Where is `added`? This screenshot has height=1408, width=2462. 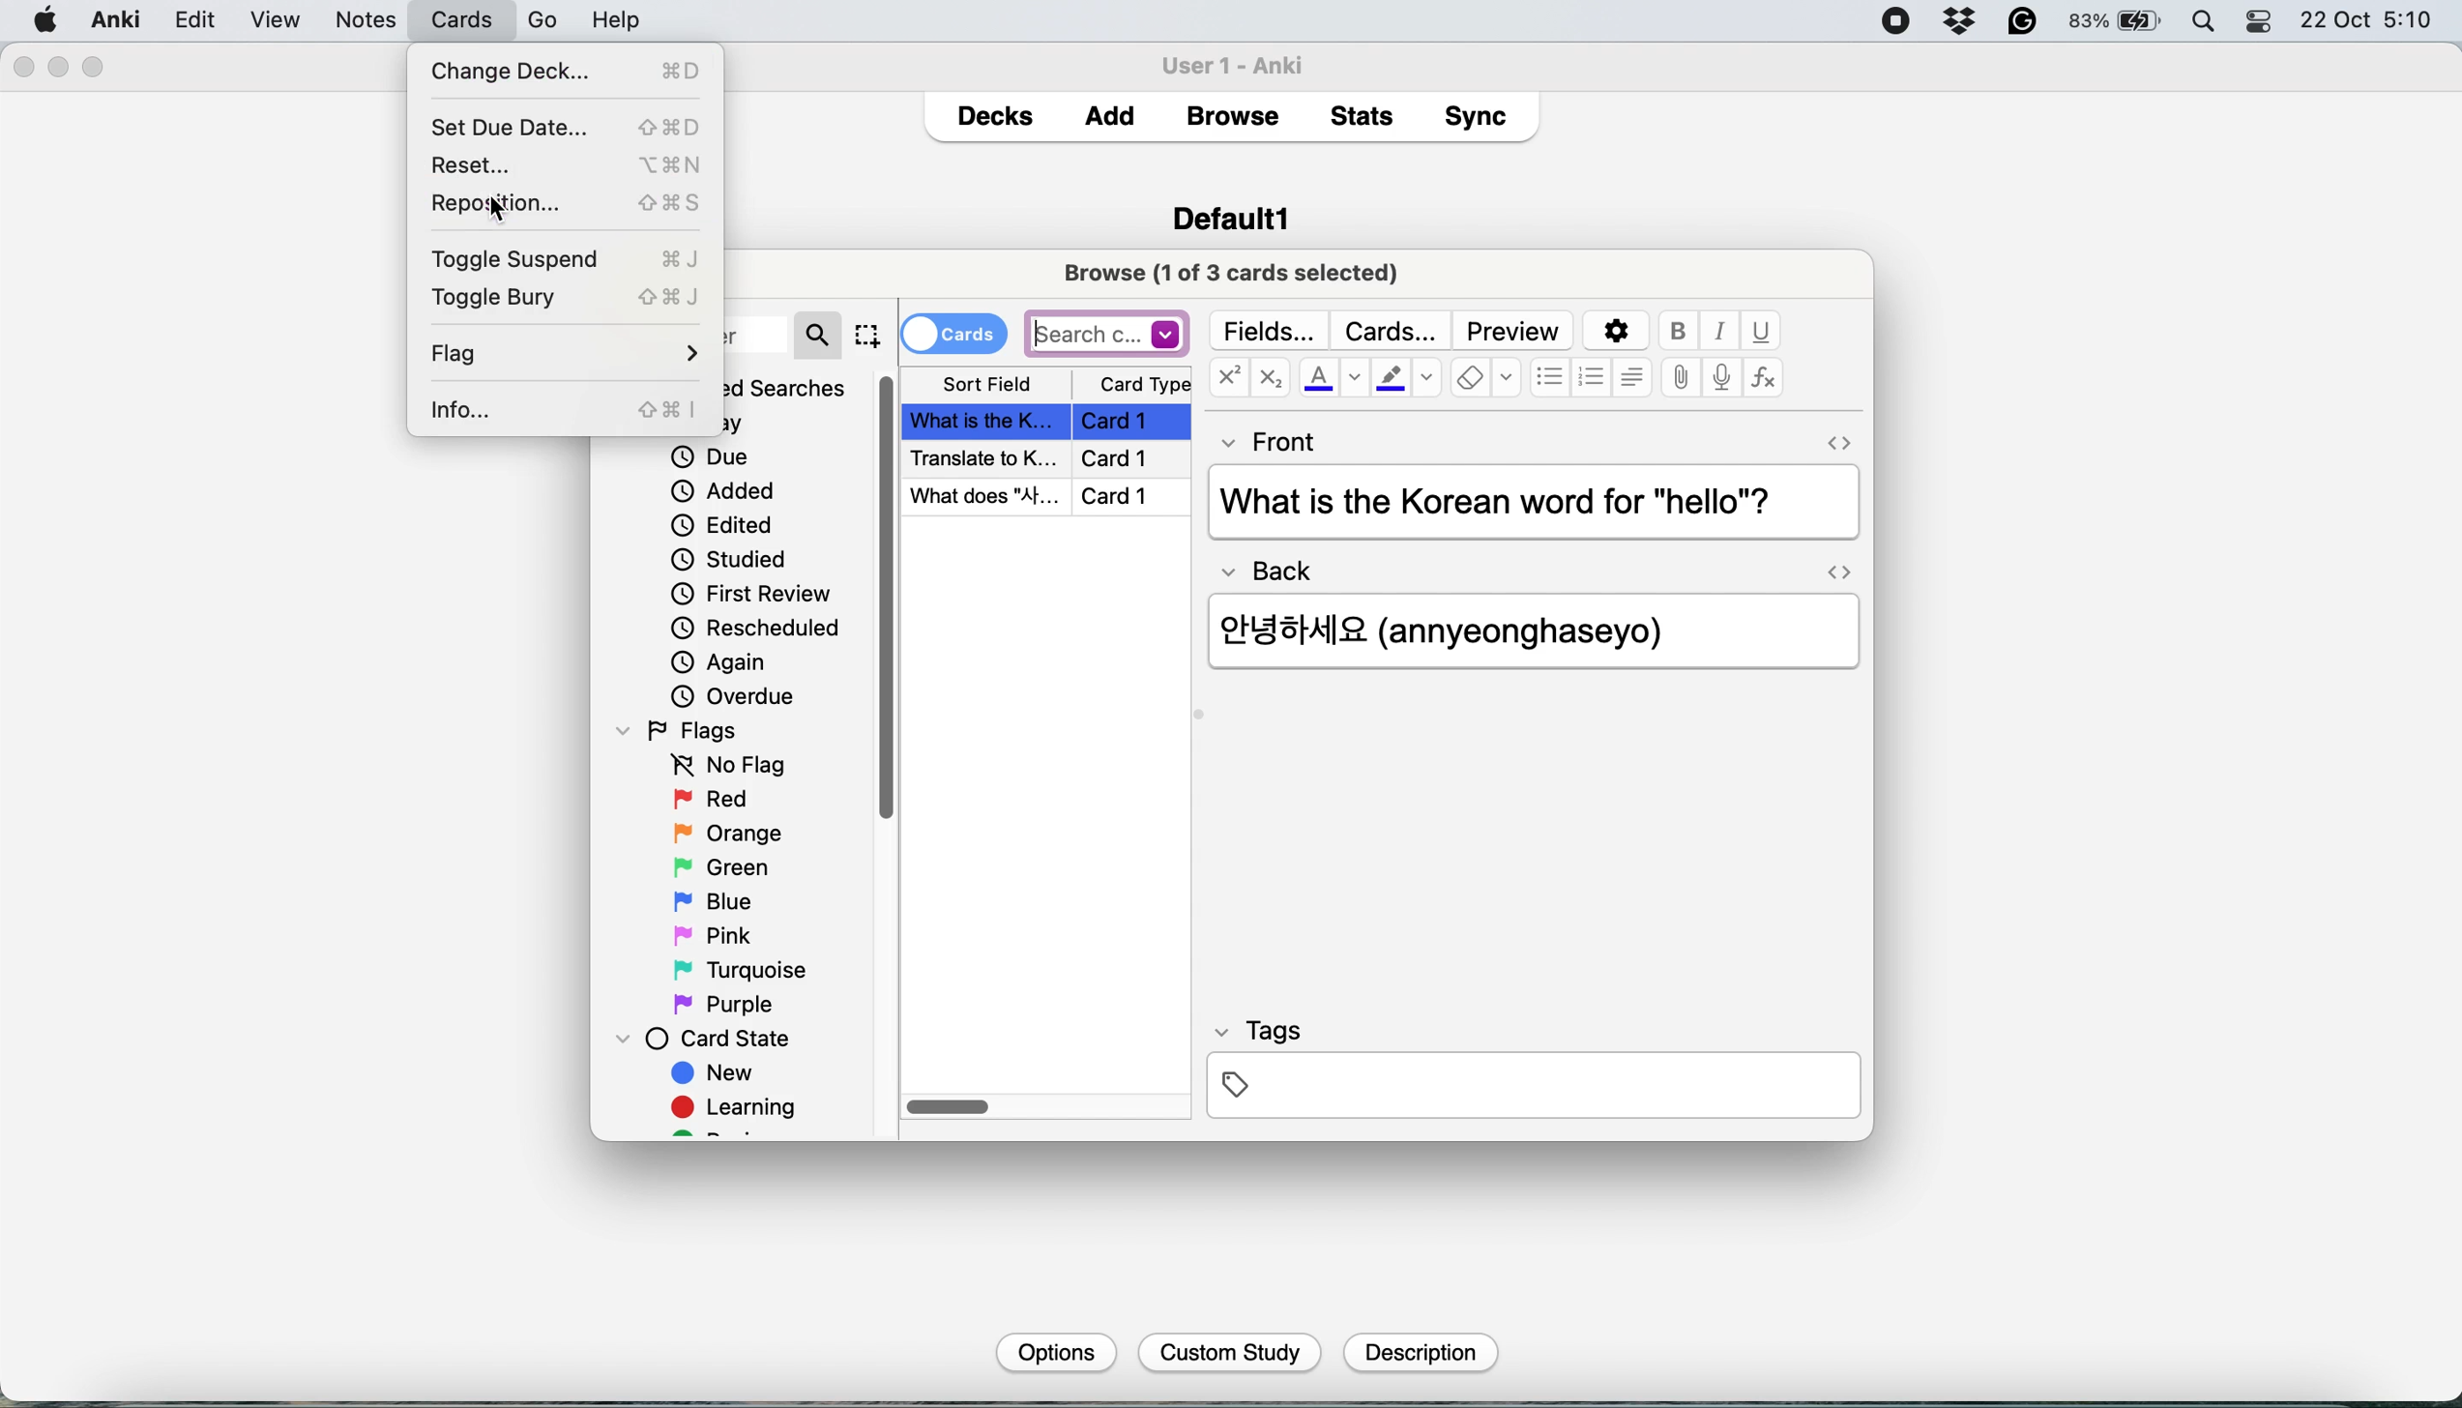
added is located at coordinates (725, 489).